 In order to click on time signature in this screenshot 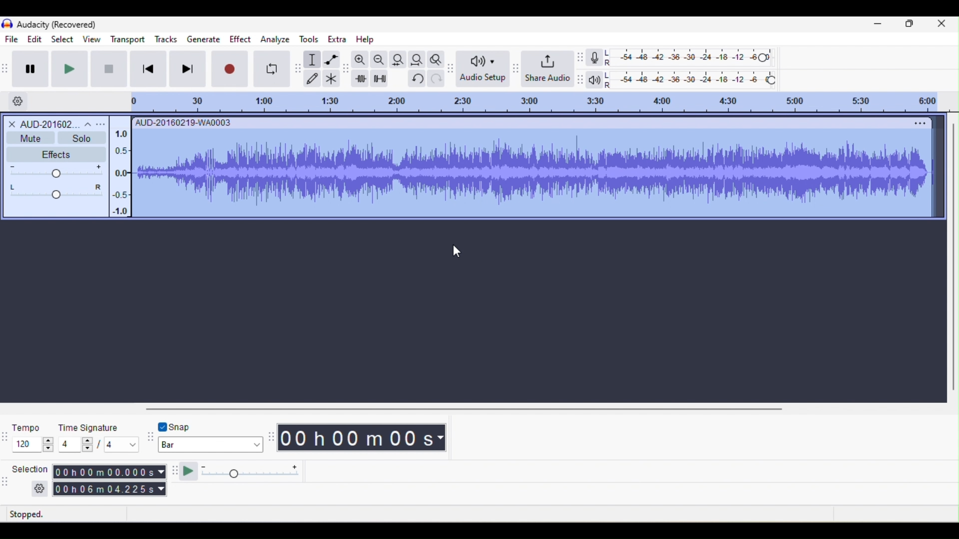, I will do `click(99, 436)`.